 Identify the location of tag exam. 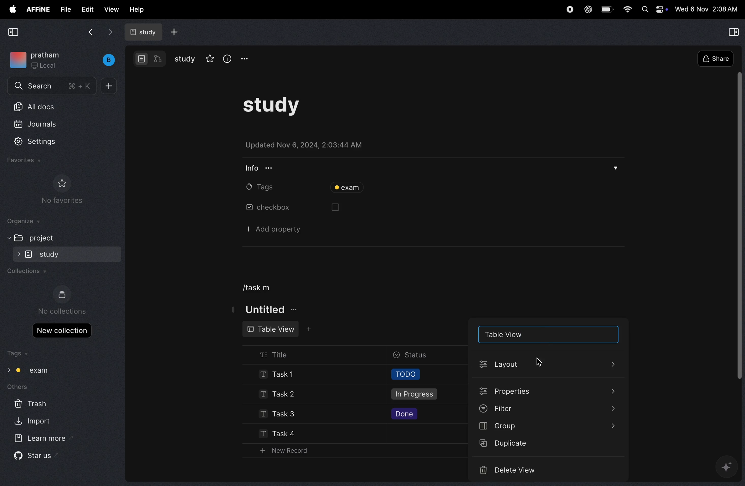
(32, 371).